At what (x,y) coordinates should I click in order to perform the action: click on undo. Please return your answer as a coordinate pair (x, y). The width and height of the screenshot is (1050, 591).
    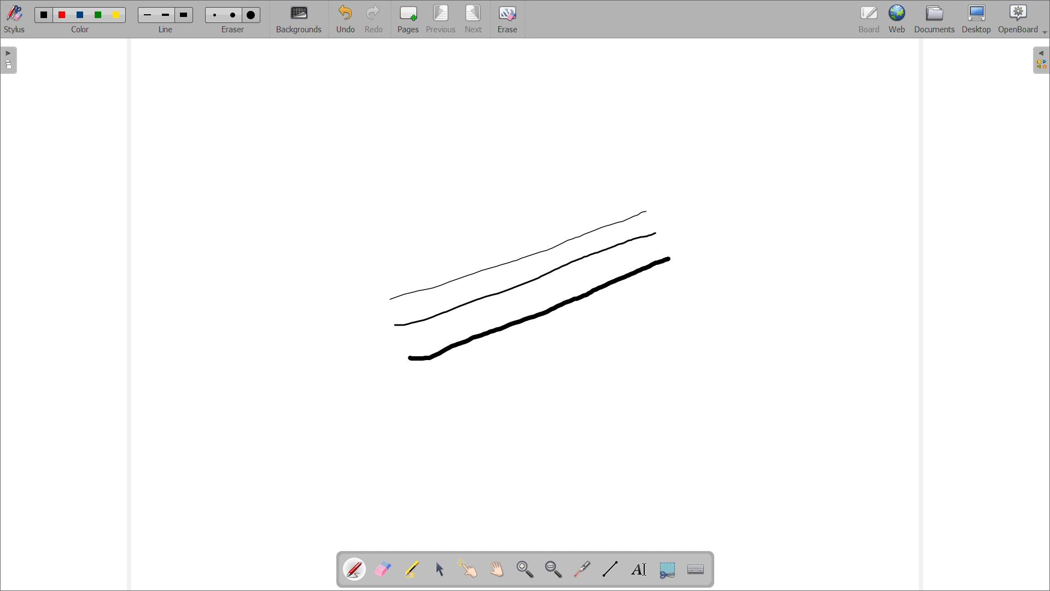
    Looking at the image, I should click on (346, 19).